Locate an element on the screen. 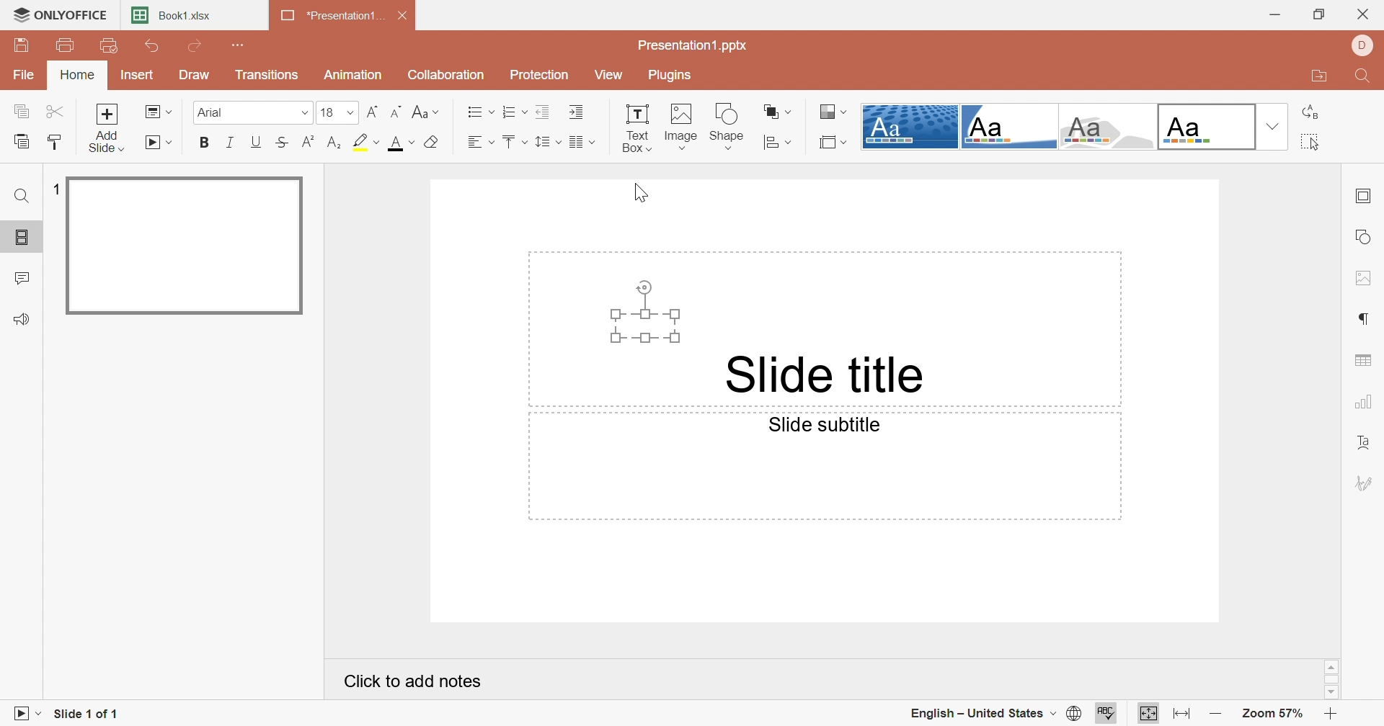 The image size is (1384, 726). Find is located at coordinates (1365, 76).